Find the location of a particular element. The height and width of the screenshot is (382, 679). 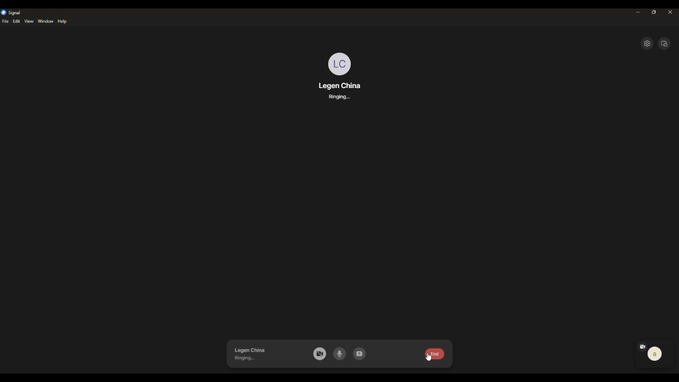

close is located at coordinates (670, 12).